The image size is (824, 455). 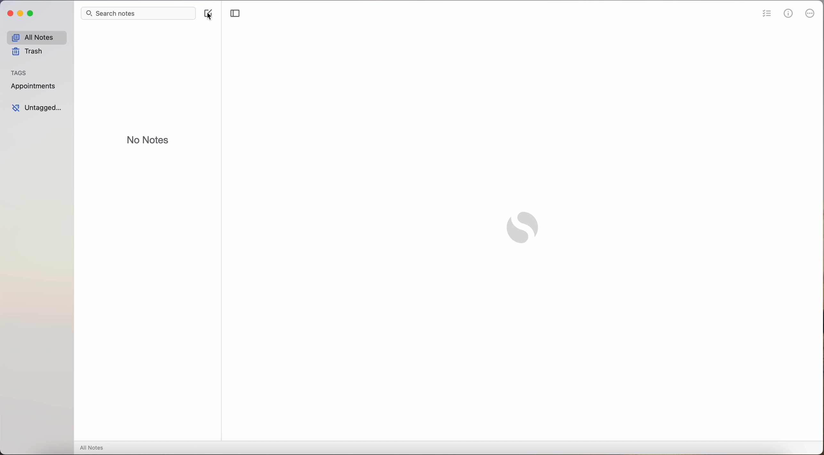 I want to click on close Simplenote, so click(x=9, y=14).